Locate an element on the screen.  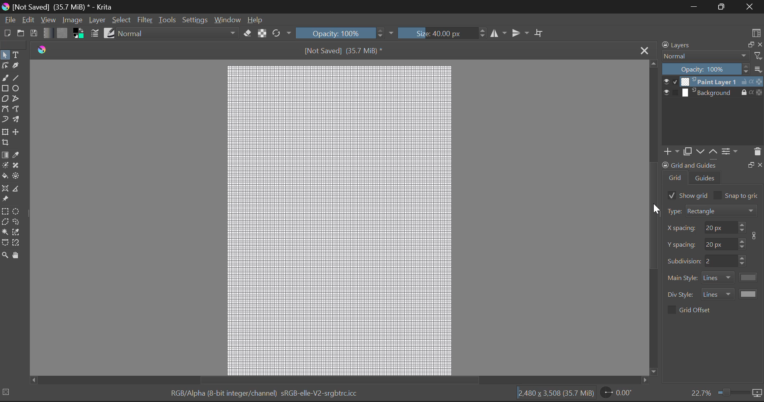
Assistant Tool is located at coordinates (6, 189).